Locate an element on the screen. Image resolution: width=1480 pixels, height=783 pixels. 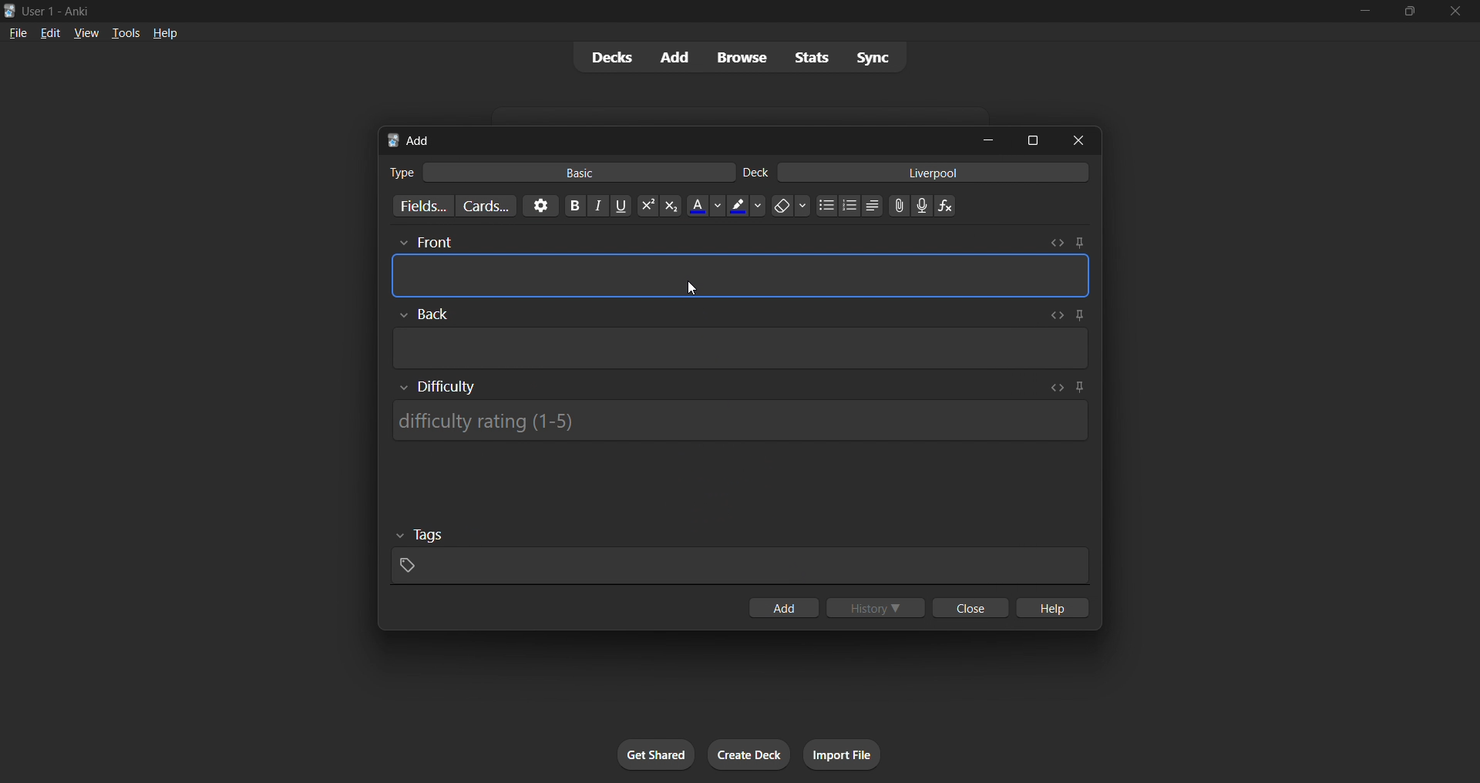
Alignment is located at coordinates (873, 206).